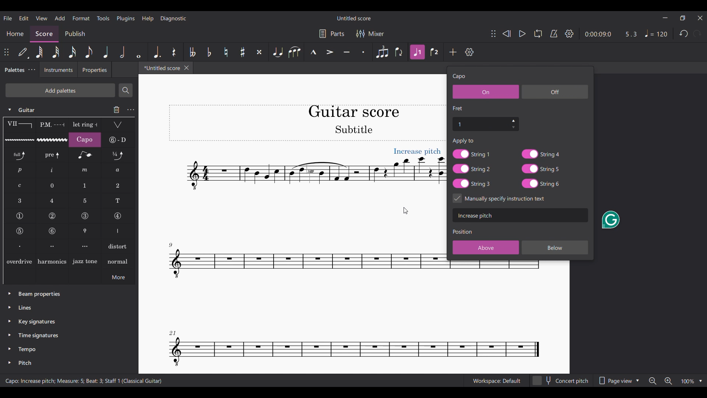 The height and width of the screenshot is (398, 707). What do you see at coordinates (700, 18) in the screenshot?
I see `Close interface` at bounding box center [700, 18].